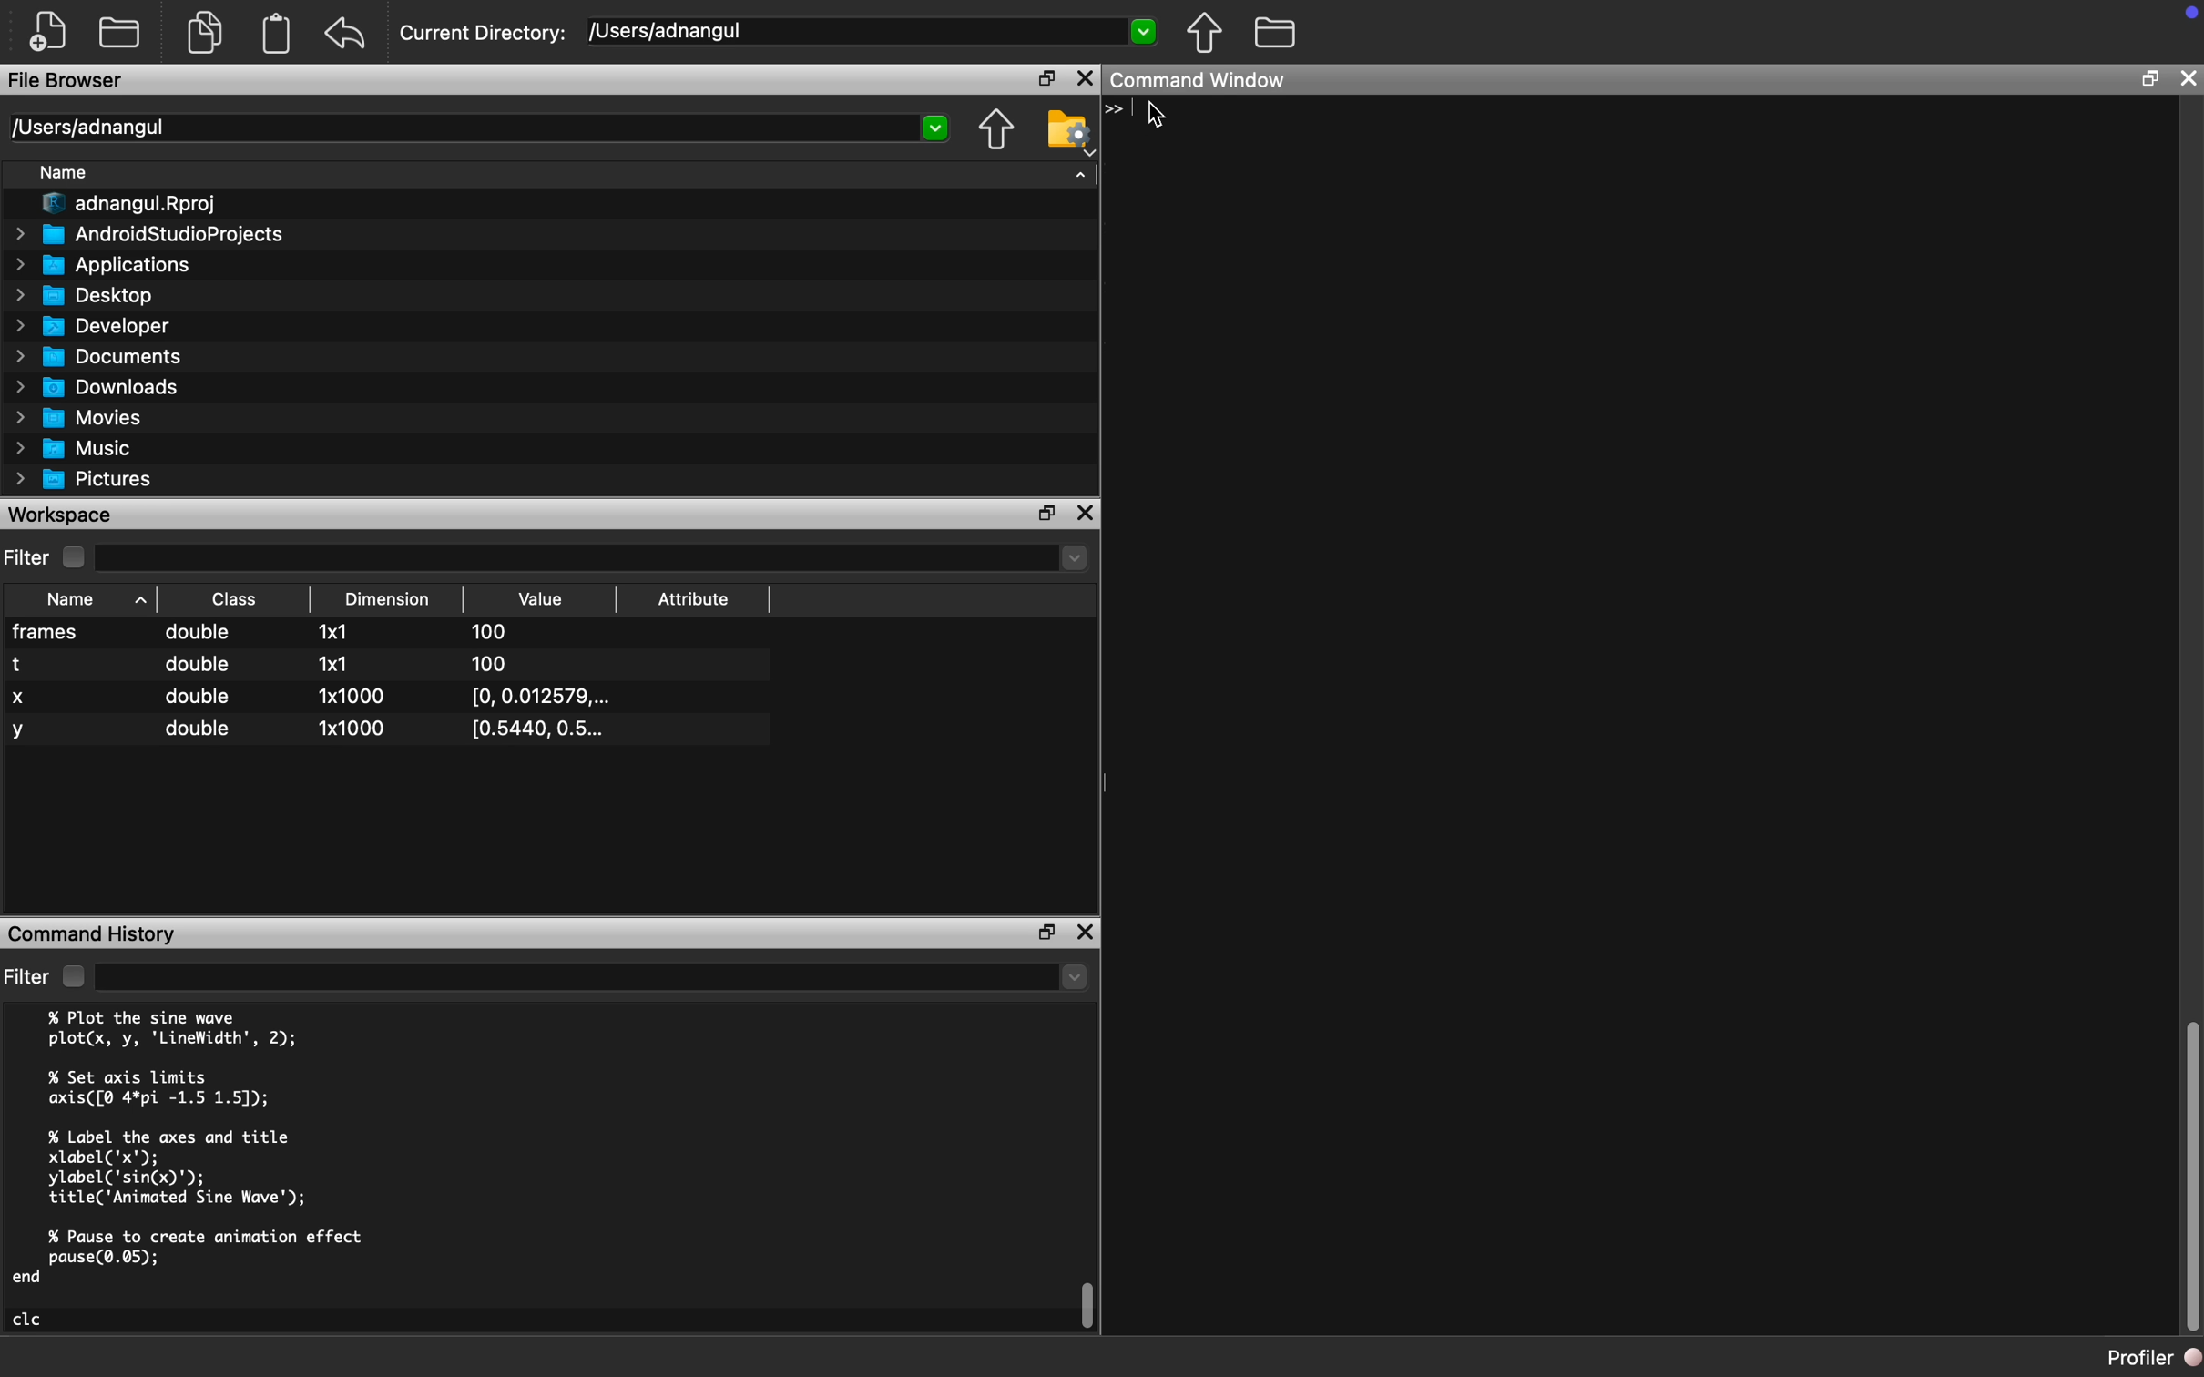  I want to click on Close, so click(1087, 933).